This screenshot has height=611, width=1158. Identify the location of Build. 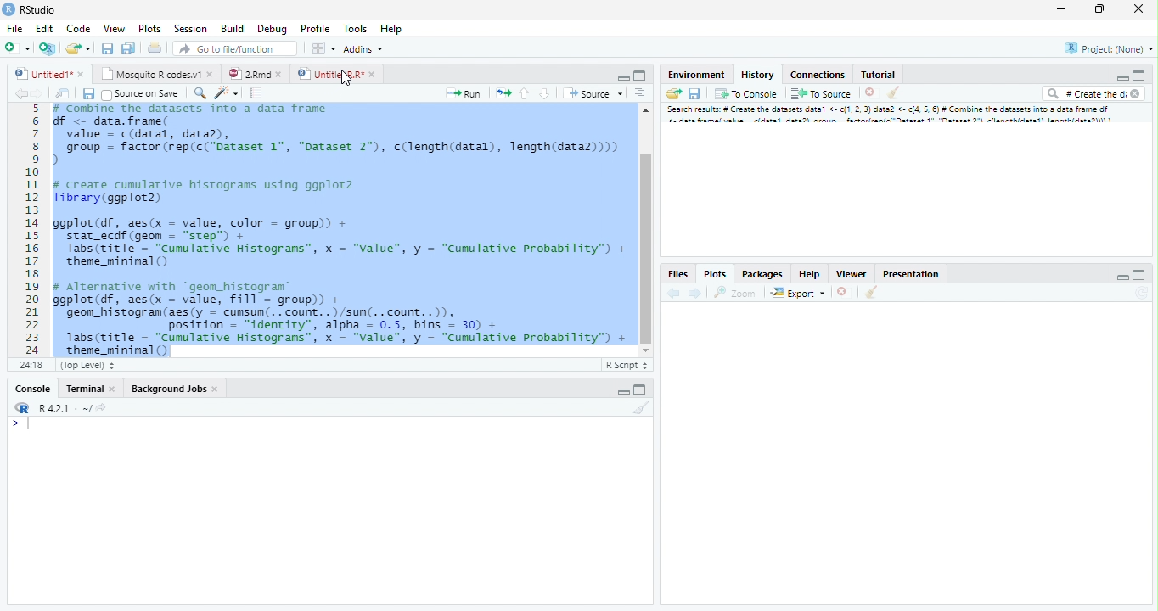
(233, 29).